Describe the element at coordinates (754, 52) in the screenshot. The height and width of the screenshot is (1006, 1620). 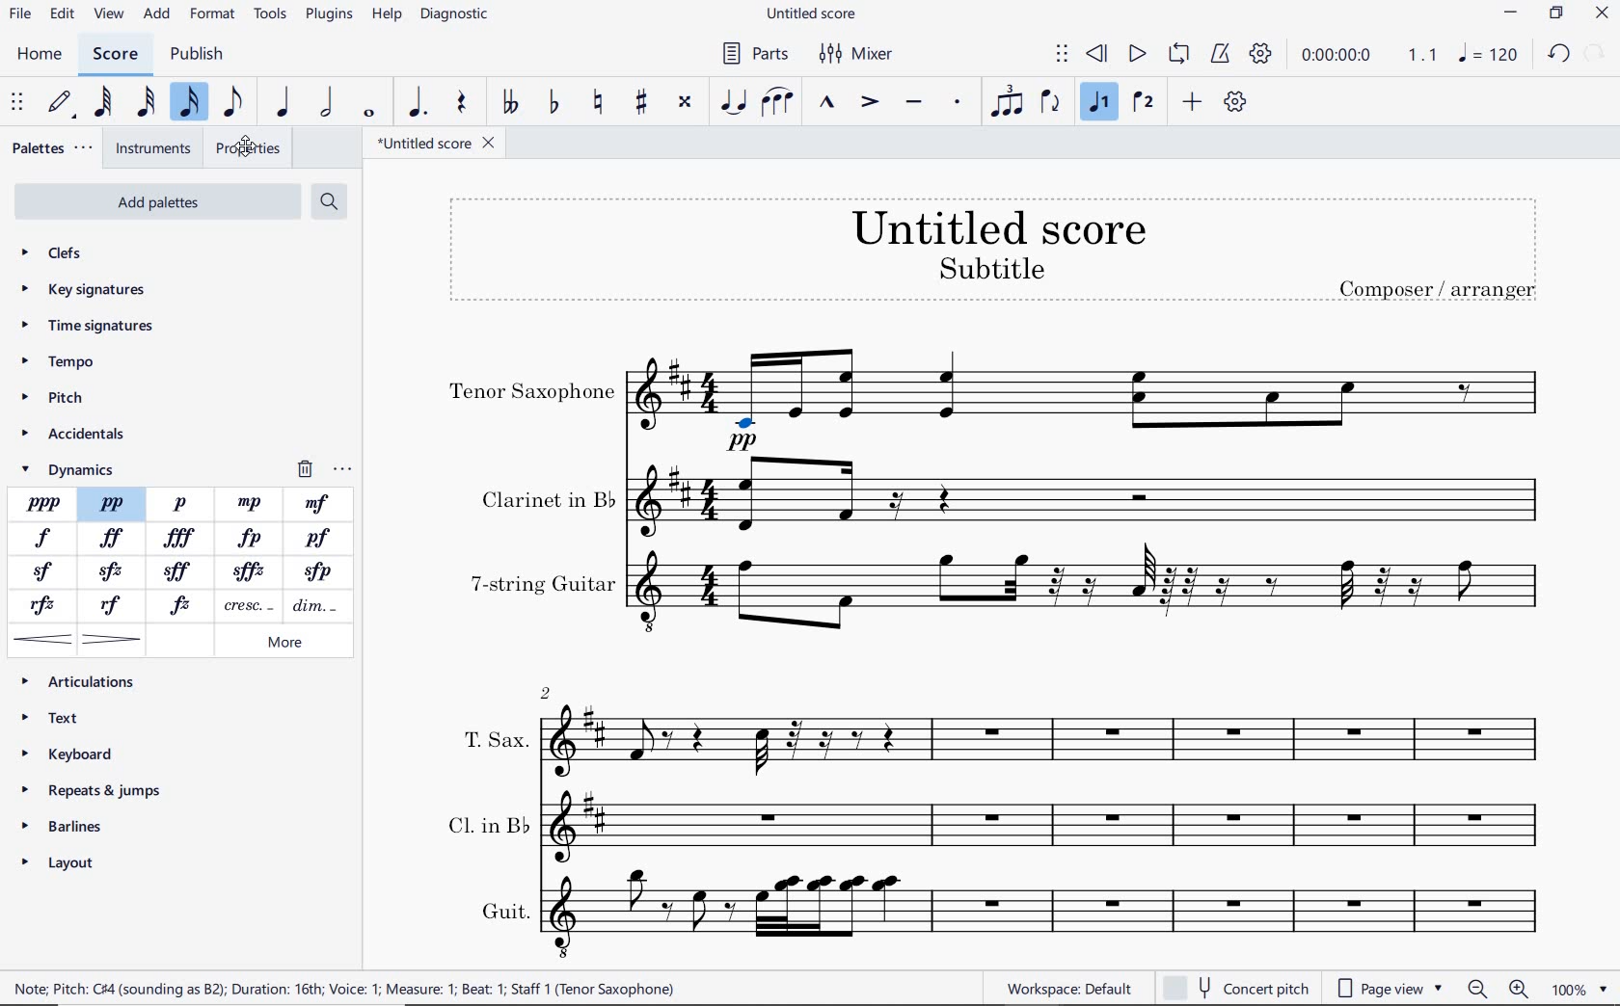
I see `PARTS` at that location.